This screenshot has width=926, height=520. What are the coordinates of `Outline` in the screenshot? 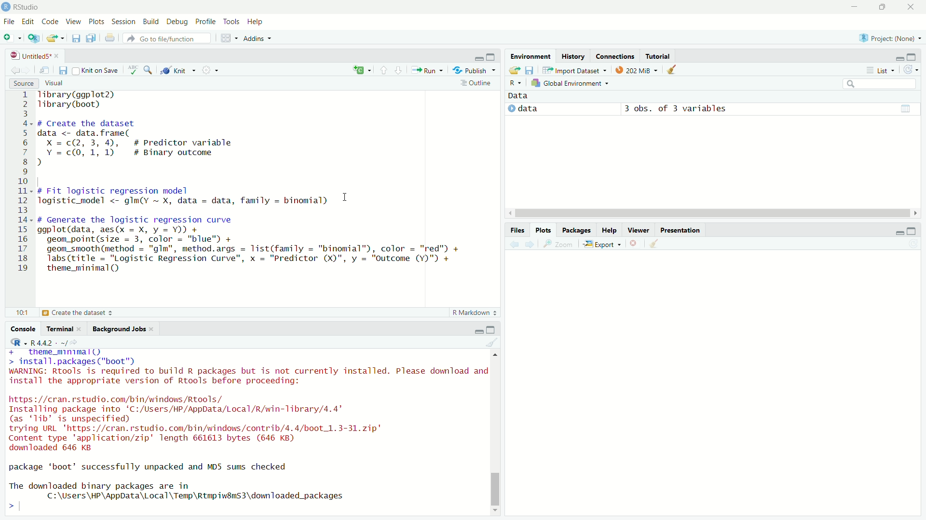 It's located at (477, 82).